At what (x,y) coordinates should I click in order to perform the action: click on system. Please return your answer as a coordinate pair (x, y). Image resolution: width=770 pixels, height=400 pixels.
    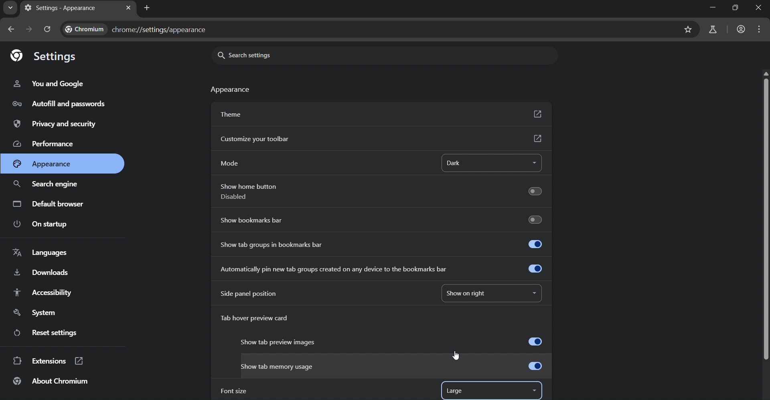
    Looking at the image, I should click on (34, 313).